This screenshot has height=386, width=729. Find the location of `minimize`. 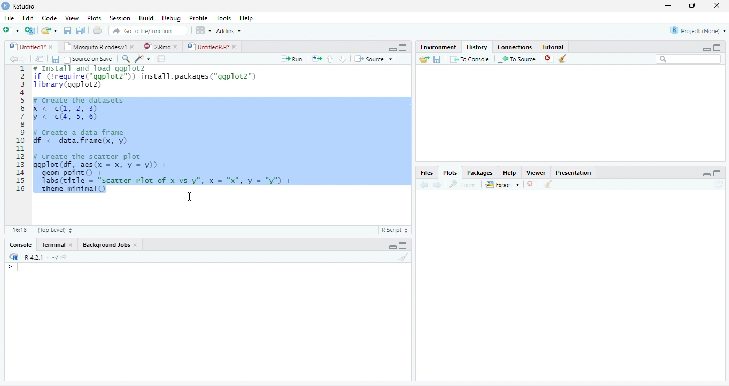

minimize is located at coordinates (669, 6).